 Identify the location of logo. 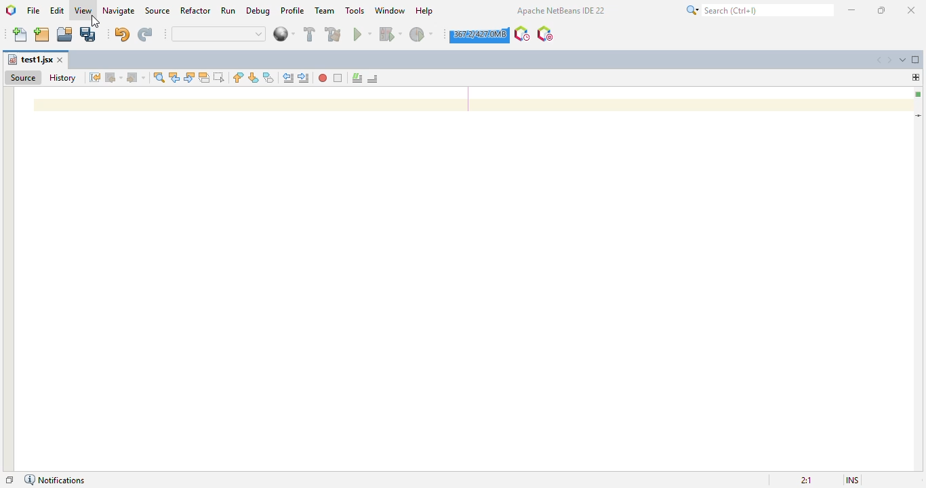
(10, 10).